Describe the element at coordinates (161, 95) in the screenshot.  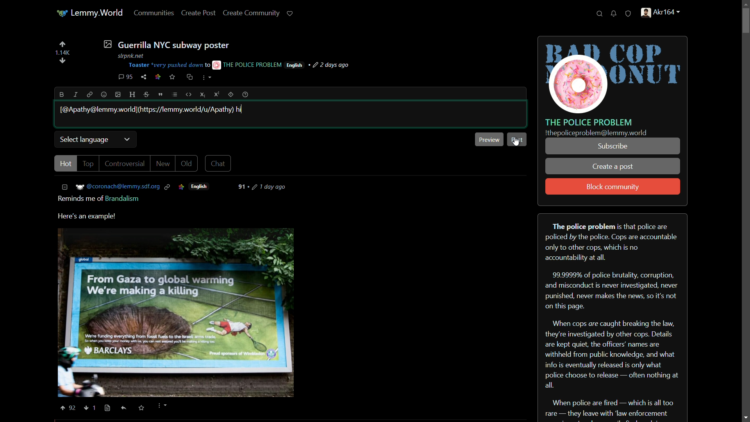
I see `quote` at that location.